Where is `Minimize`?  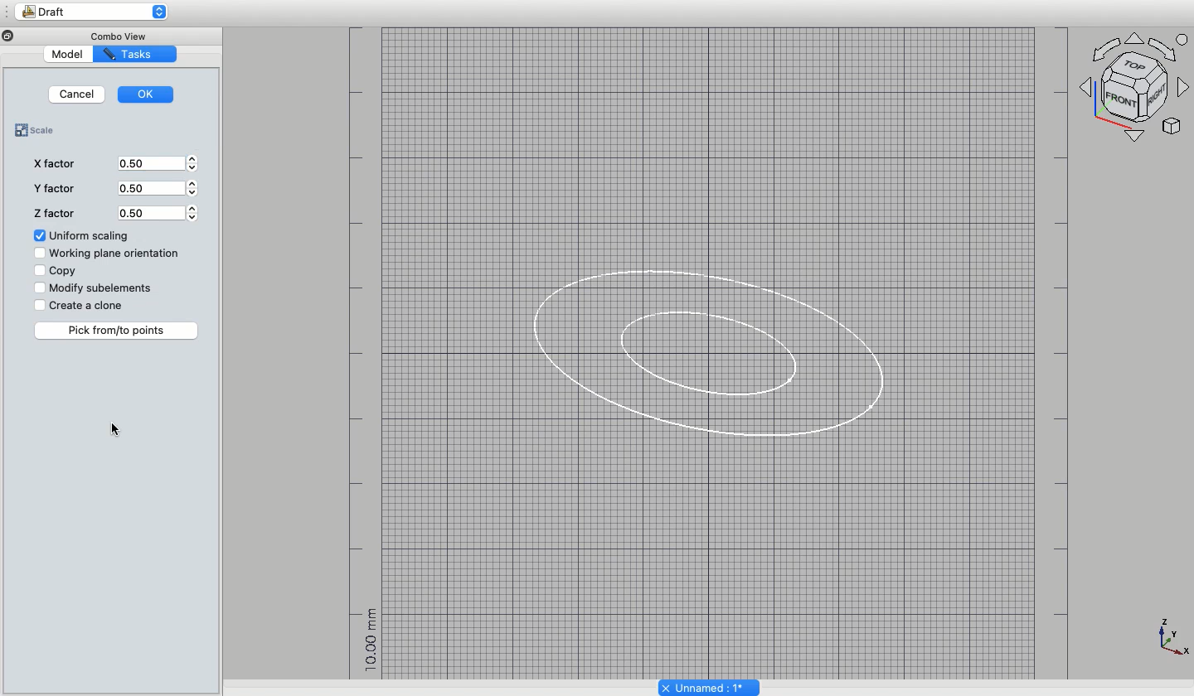 Minimize is located at coordinates (24, 36).